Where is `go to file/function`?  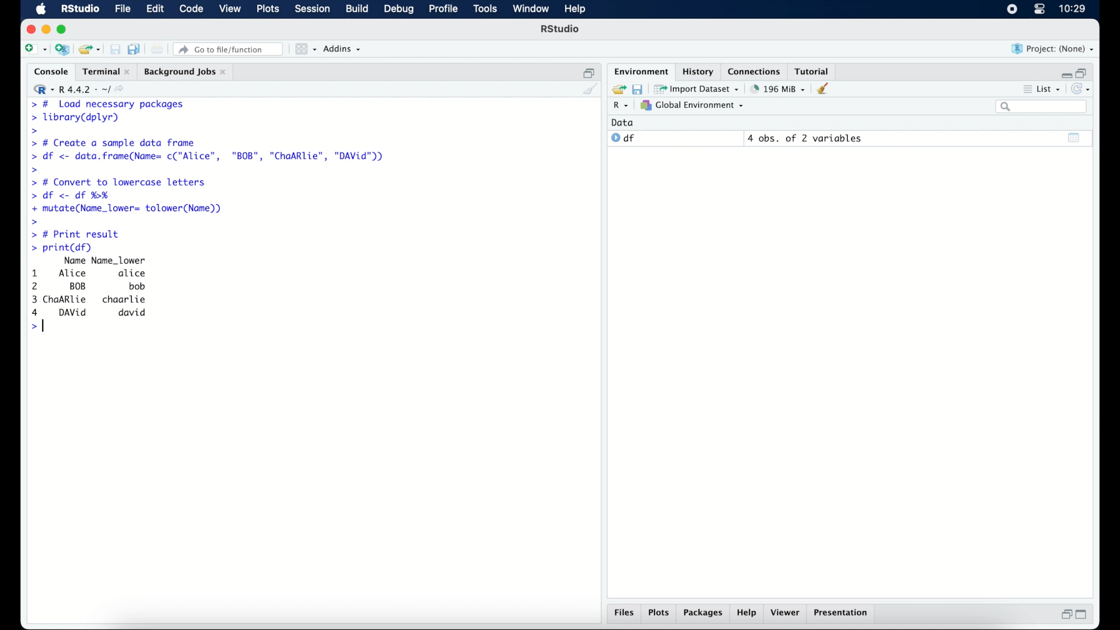 go to file/function is located at coordinates (229, 49).